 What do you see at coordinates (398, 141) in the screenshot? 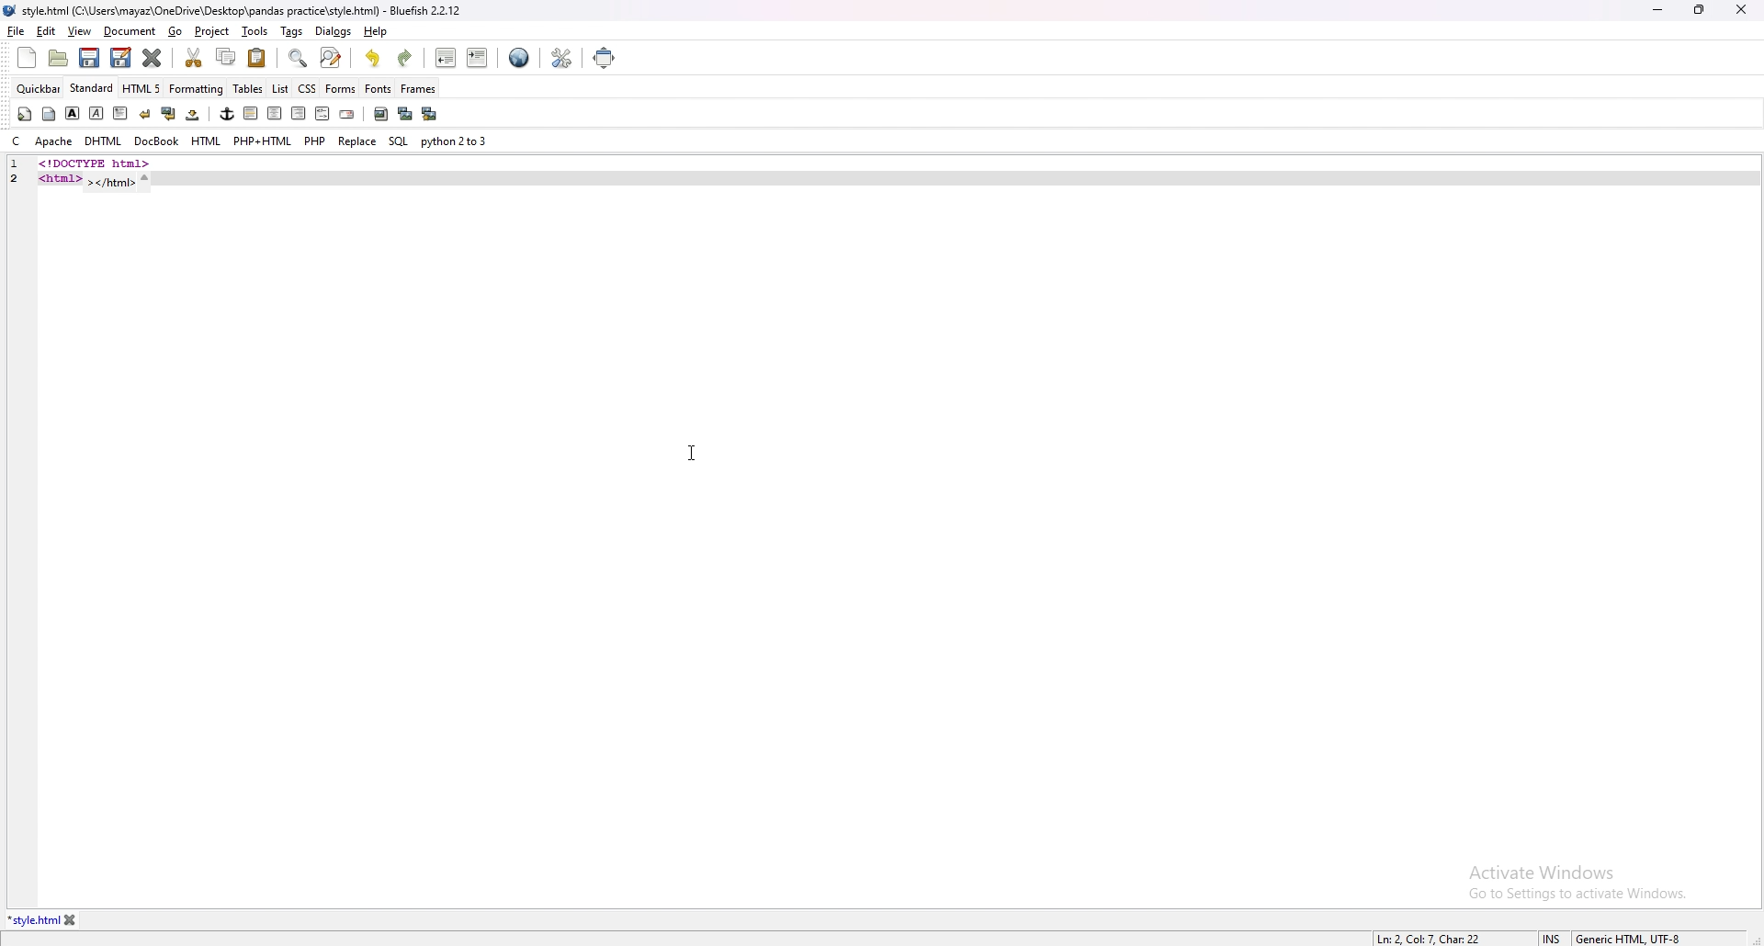
I see `sql` at bounding box center [398, 141].